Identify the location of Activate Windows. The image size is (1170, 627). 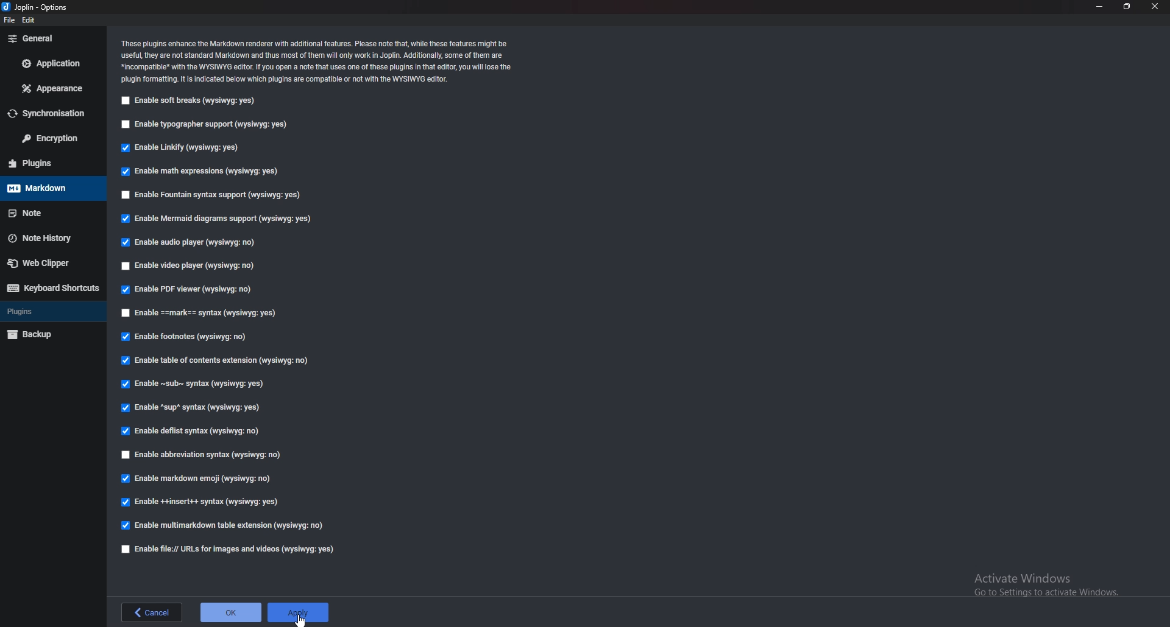
(1026, 576).